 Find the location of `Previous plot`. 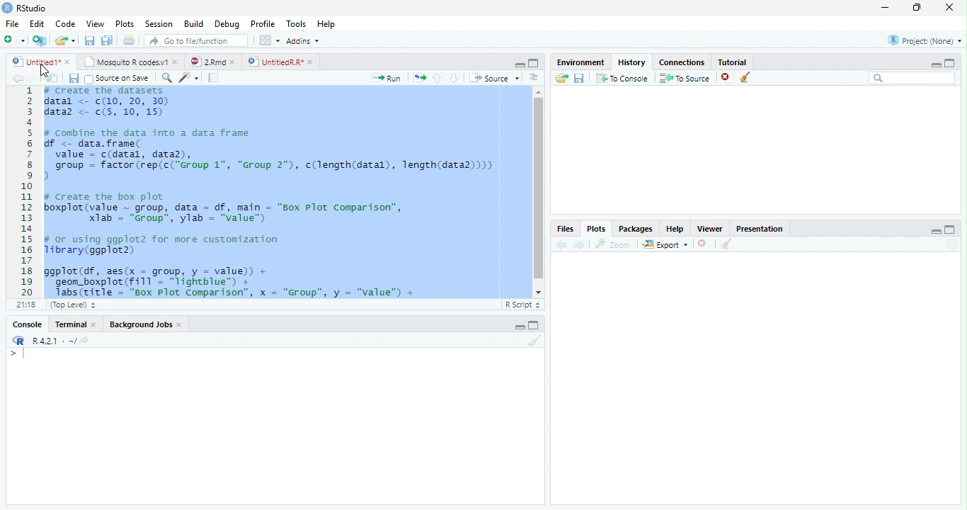

Previous plot is located at coordinates (561, 244).